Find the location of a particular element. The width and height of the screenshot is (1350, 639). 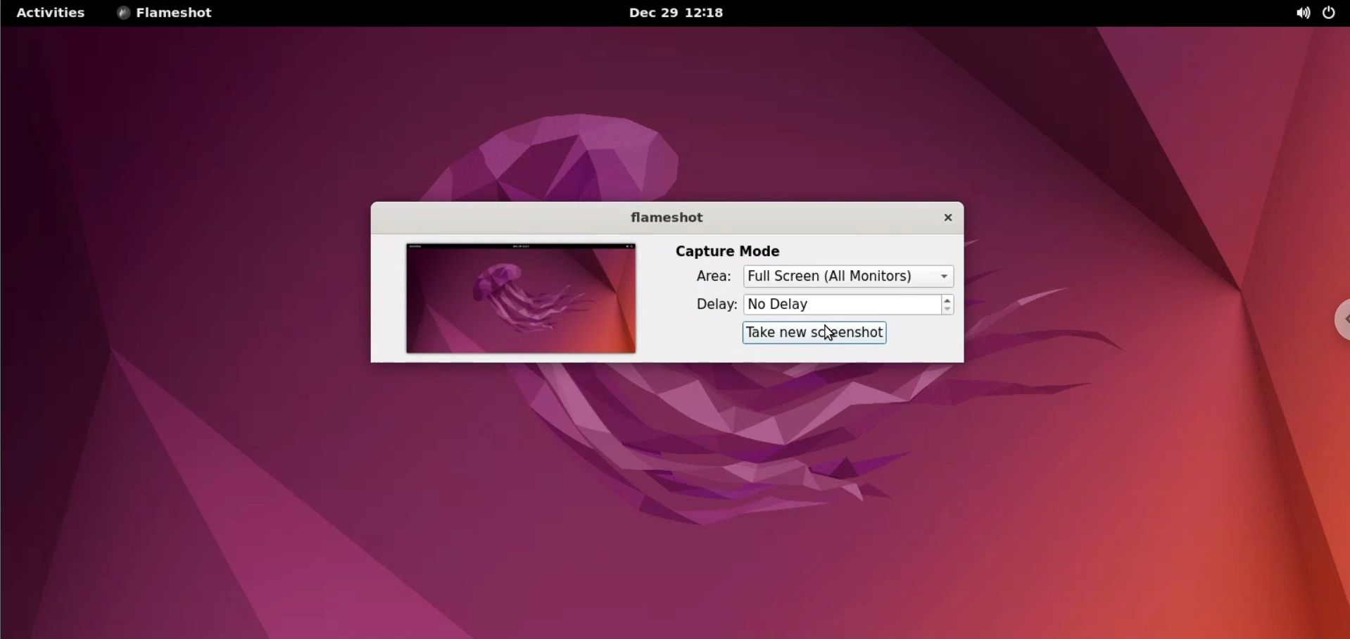

delay time is located at coordinates (843, 305).